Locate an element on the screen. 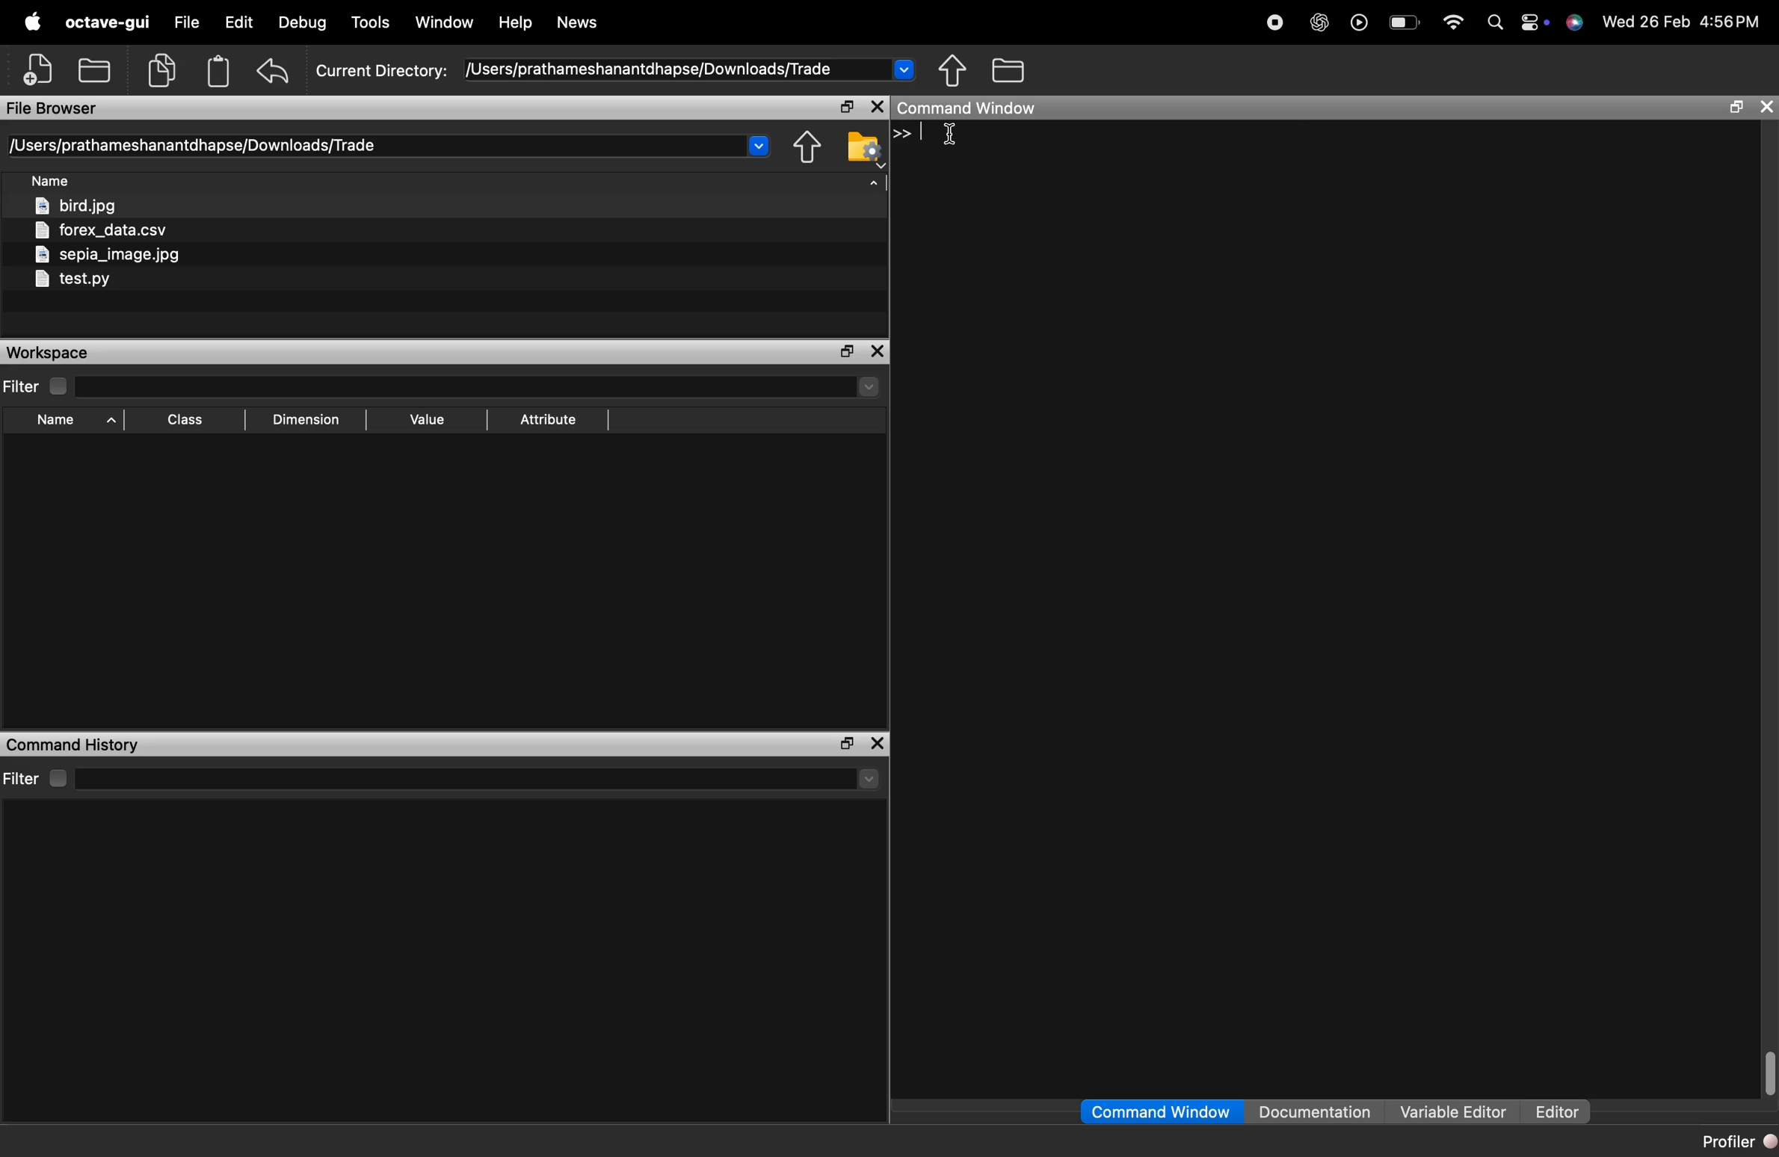 The width and height of the screenshot is (1779, 1157). stop recording is located at coordinates (1278, 21).